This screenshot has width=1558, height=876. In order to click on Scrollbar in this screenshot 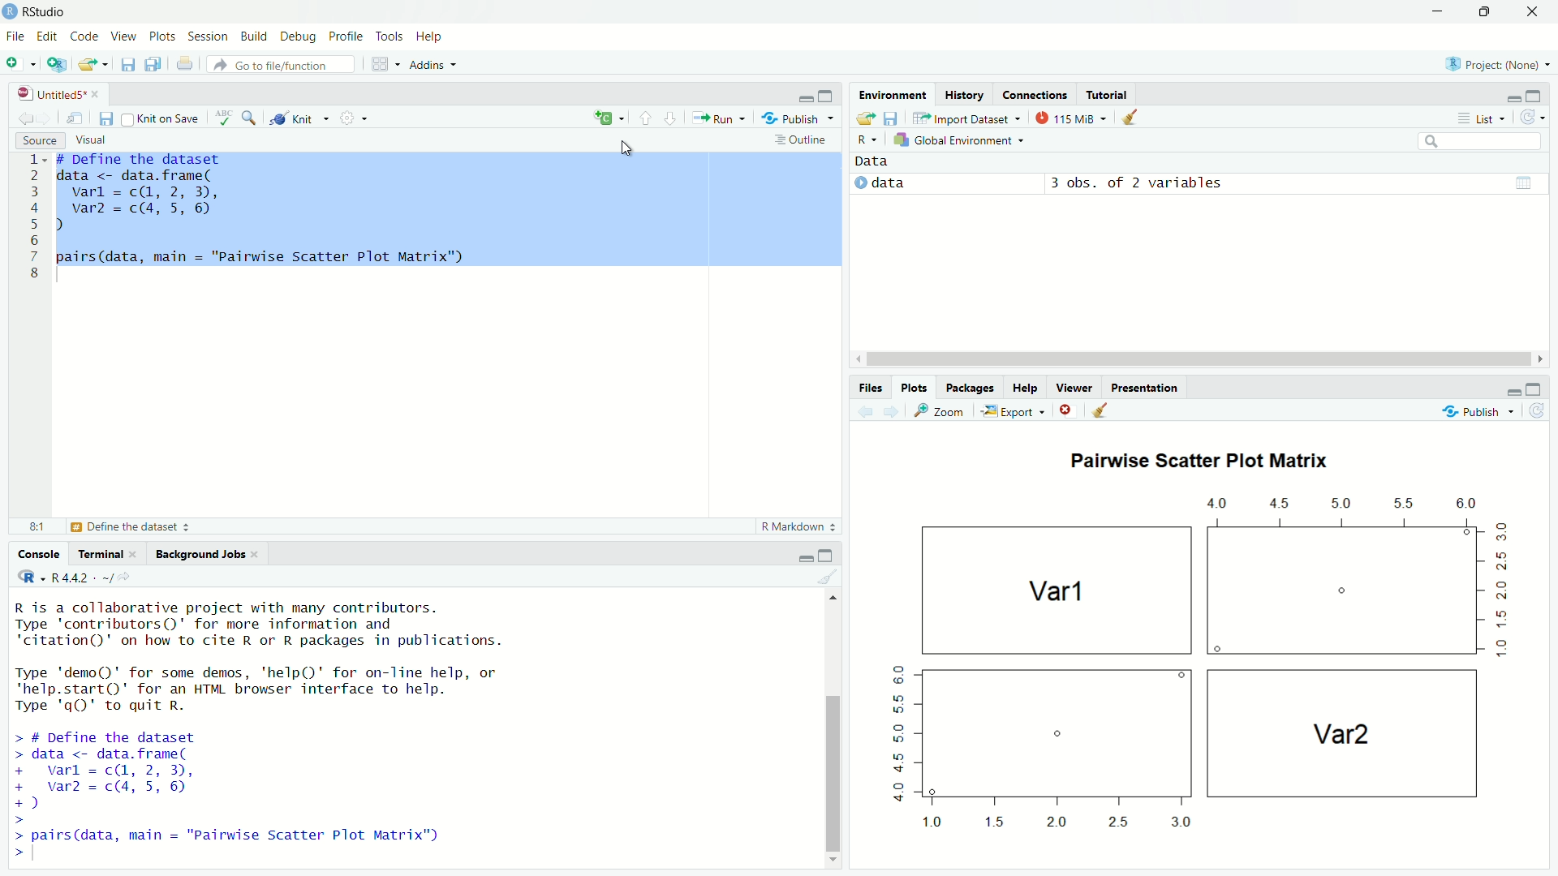, I will do `click(832, 768)`.